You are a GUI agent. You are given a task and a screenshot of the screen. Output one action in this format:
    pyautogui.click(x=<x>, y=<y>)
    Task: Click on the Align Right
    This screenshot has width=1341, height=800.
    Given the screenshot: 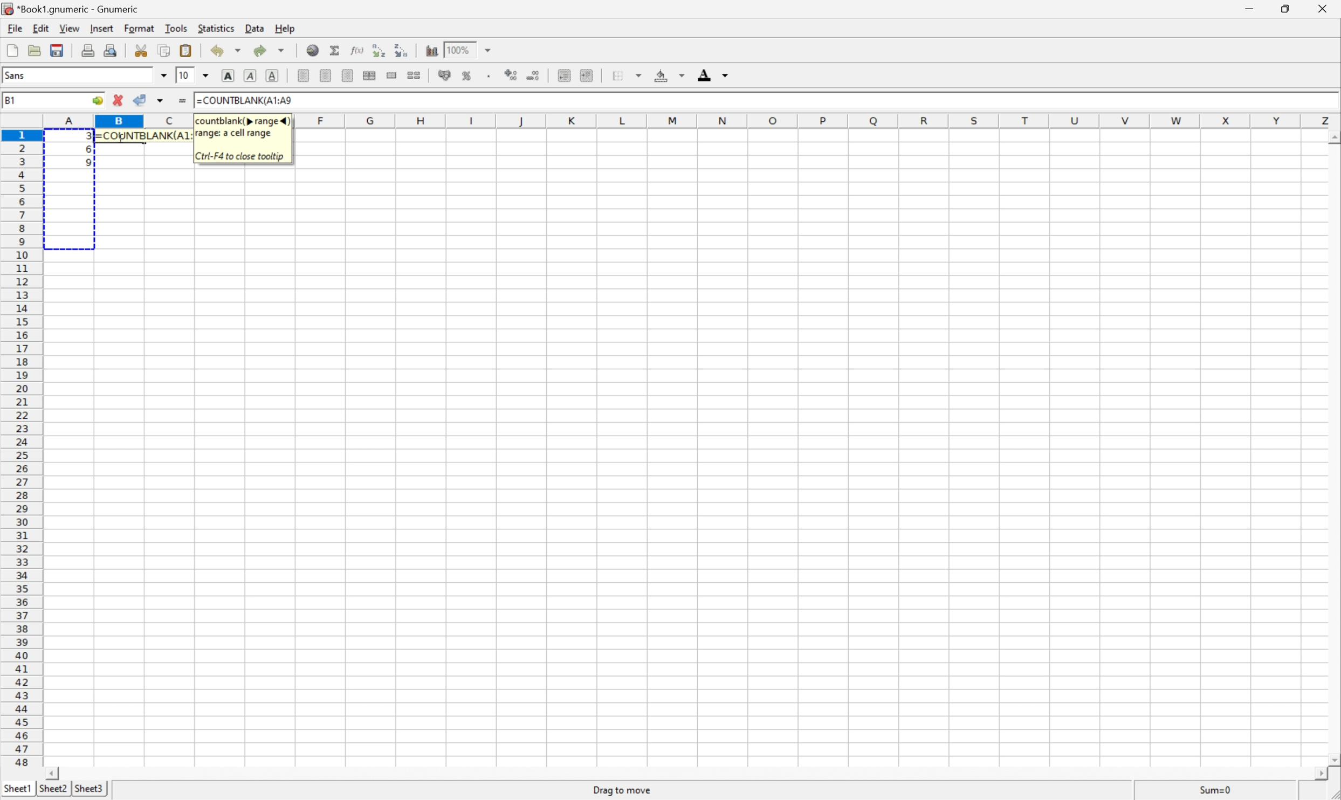 What is the action you would take?
    pyautogui.click(x=346, y=75)
    